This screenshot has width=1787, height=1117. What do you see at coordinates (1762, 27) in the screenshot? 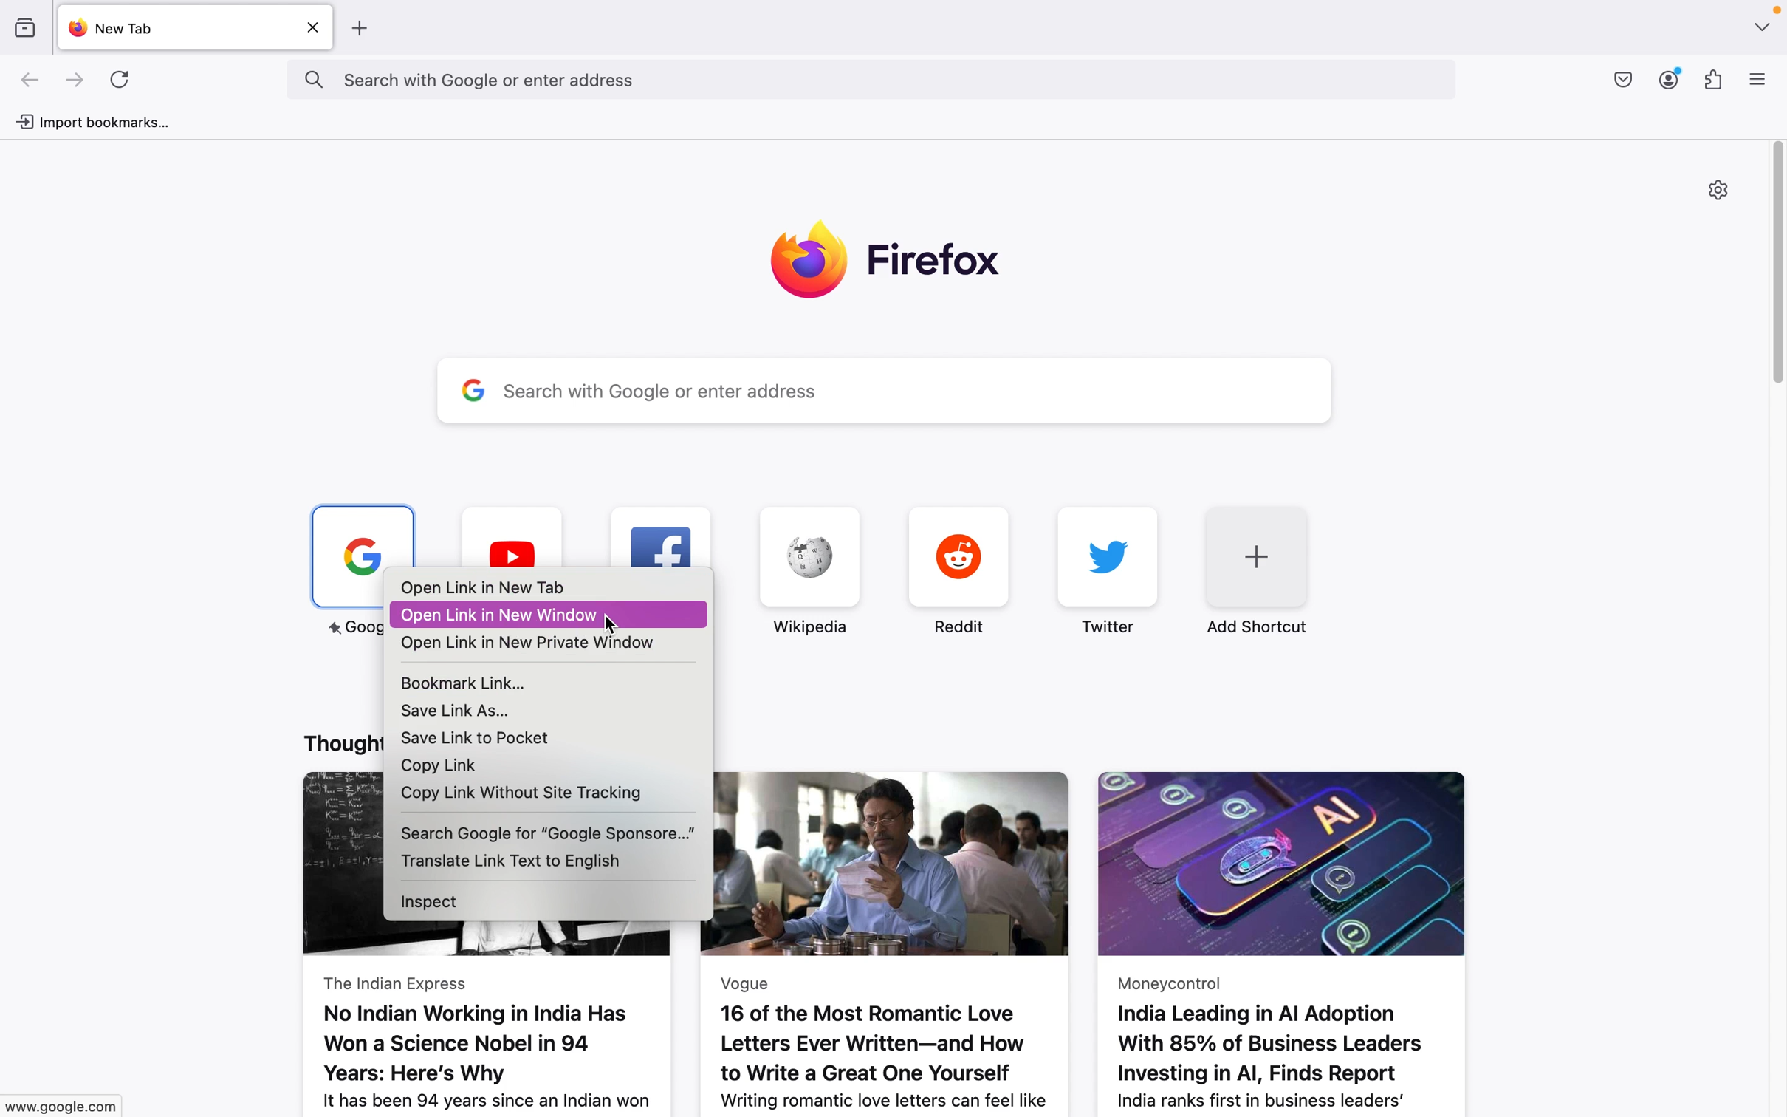
I see `window management` at bounding box center [1762, 27].